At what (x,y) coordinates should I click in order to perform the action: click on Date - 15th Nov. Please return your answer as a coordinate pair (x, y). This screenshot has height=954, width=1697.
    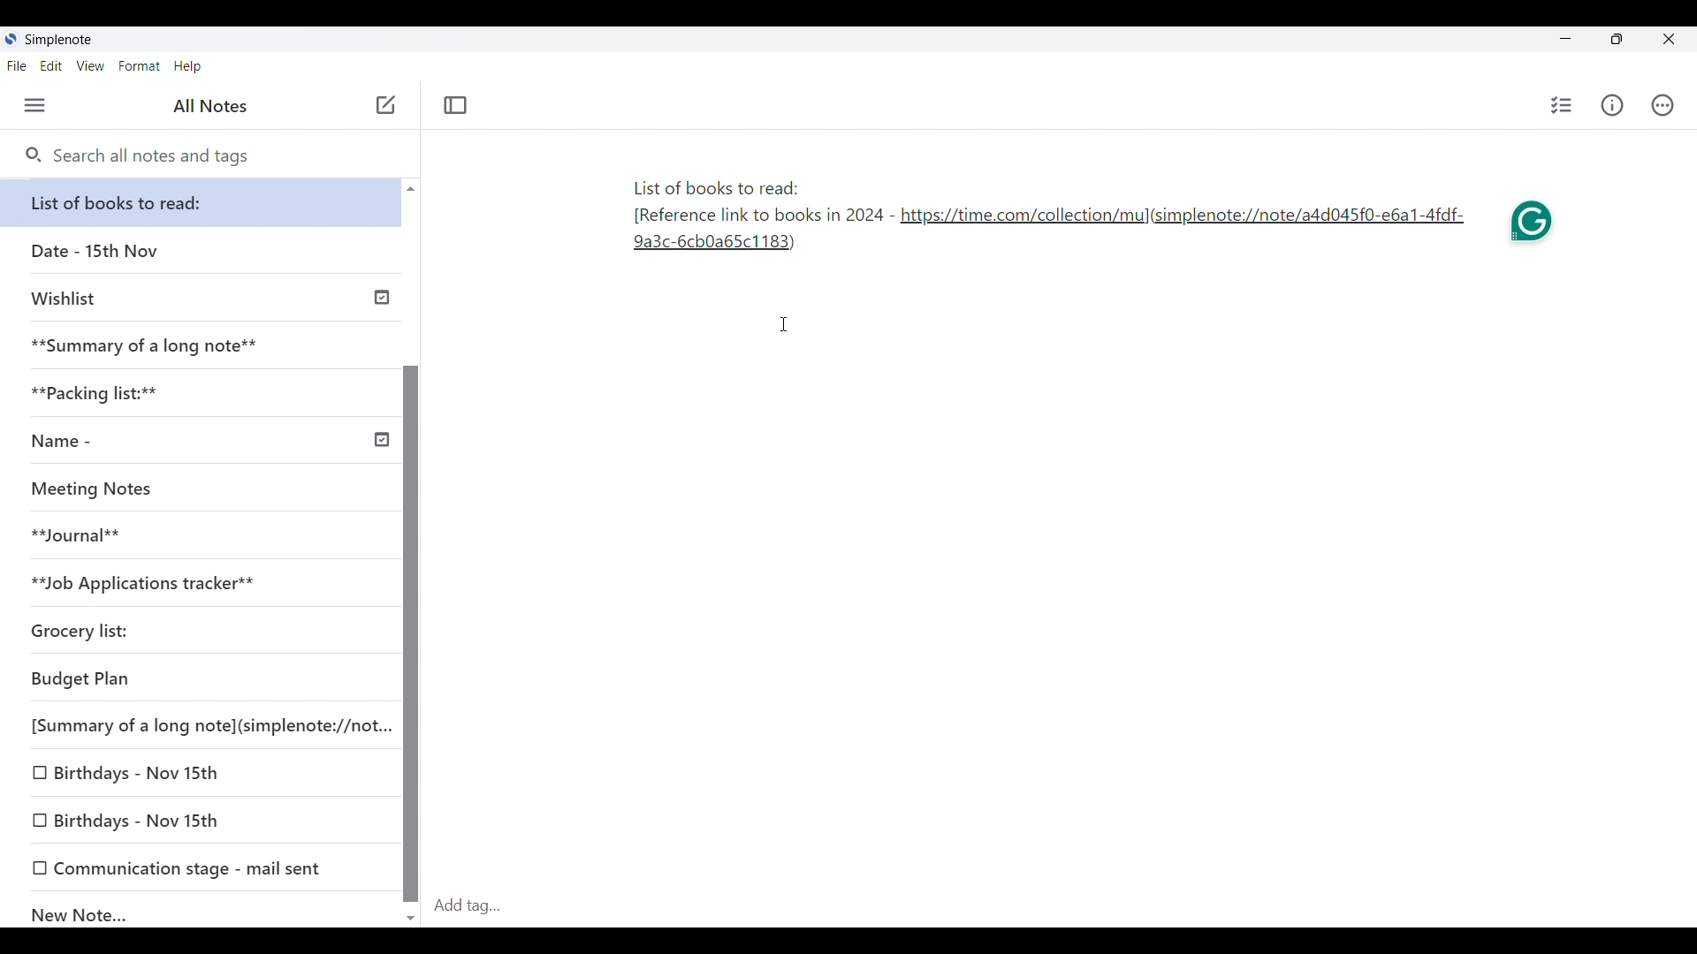
    Looking at the image, I should click on (202, 251).